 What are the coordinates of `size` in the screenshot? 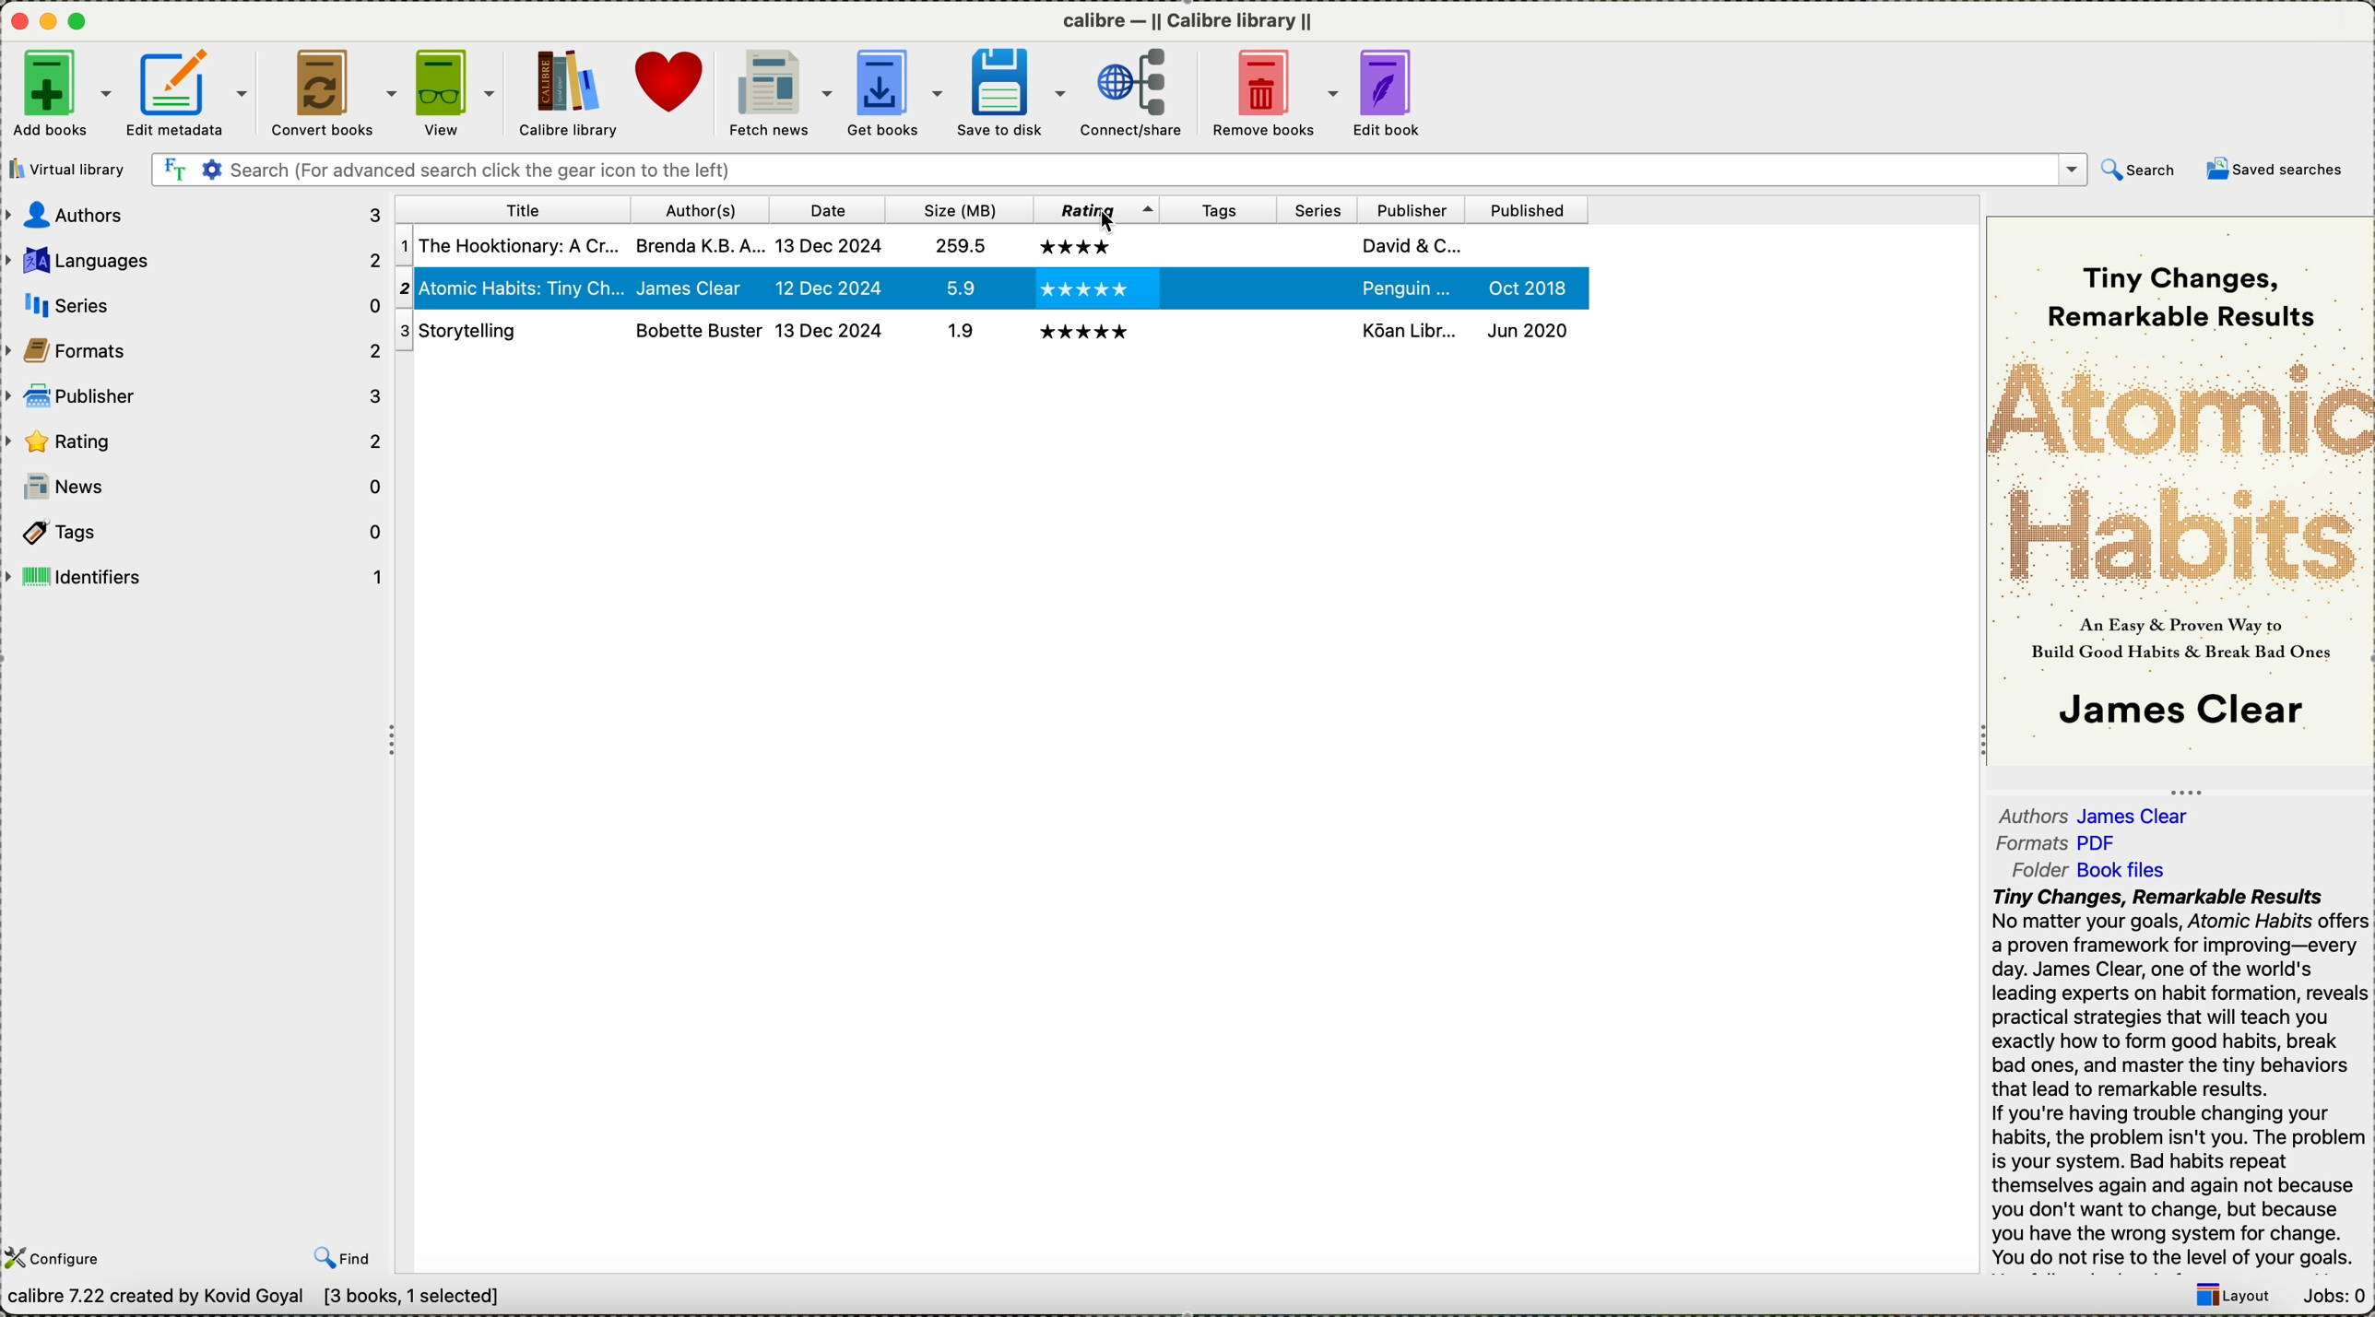 It's located at (957, 209).